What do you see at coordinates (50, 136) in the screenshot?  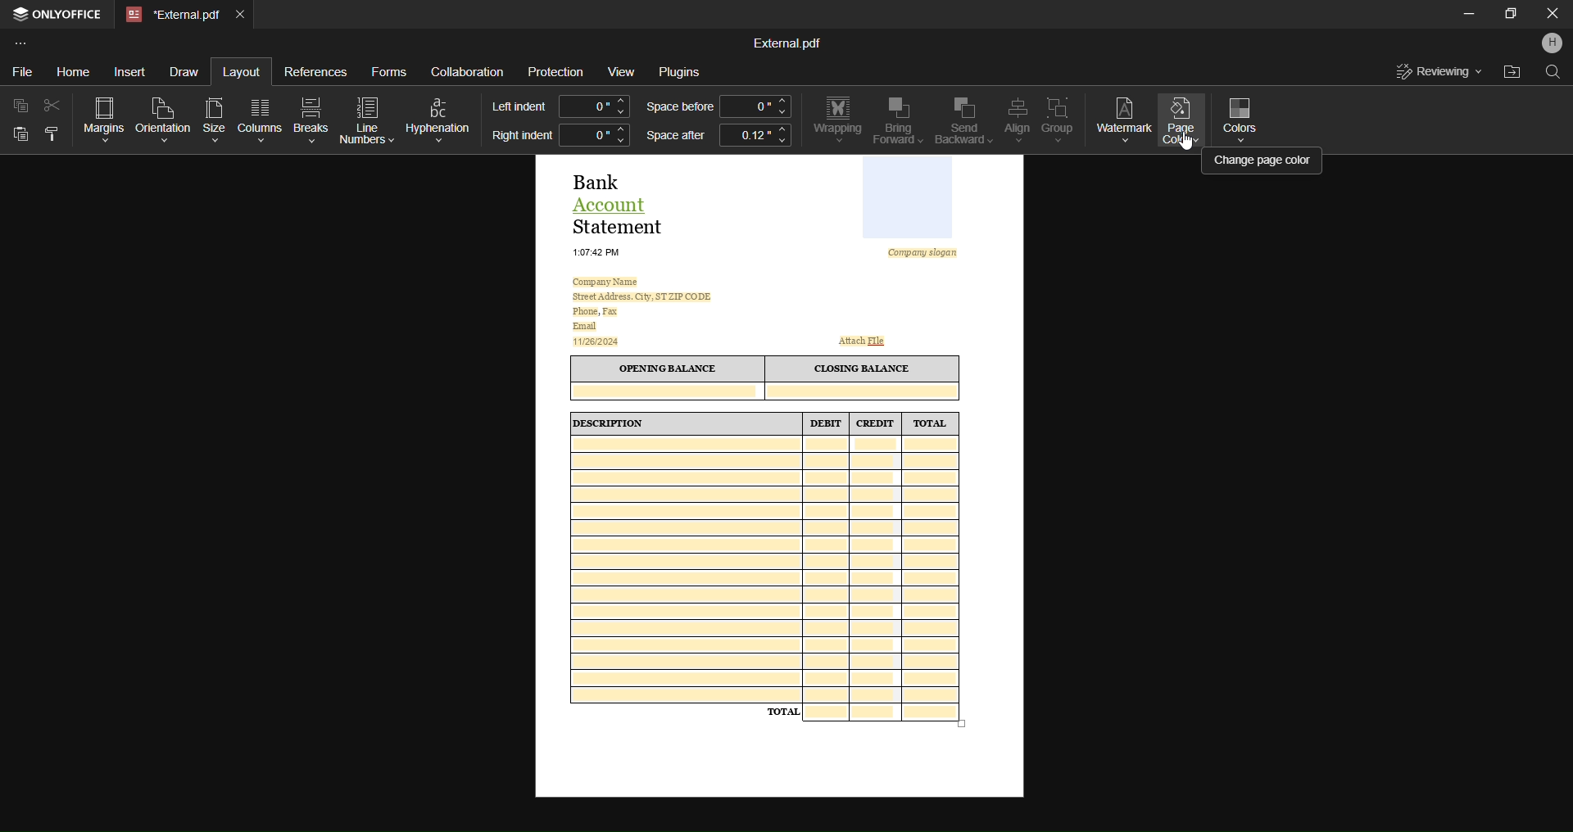 I see `Copy Styles` at bounding box center [50, 136].